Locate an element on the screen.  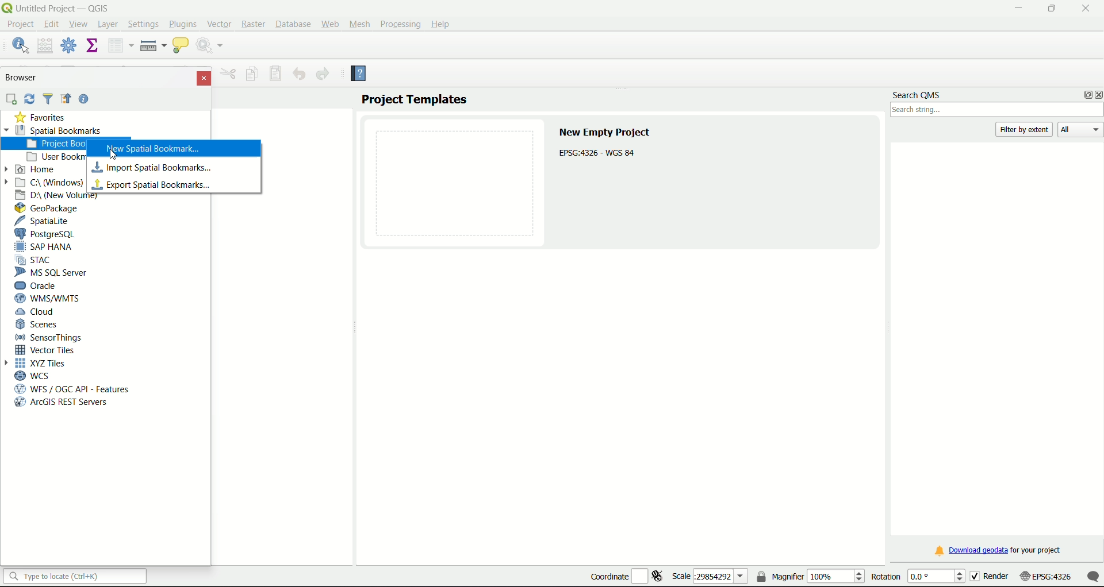
SAP Hana is located at coordinates (45, 248).